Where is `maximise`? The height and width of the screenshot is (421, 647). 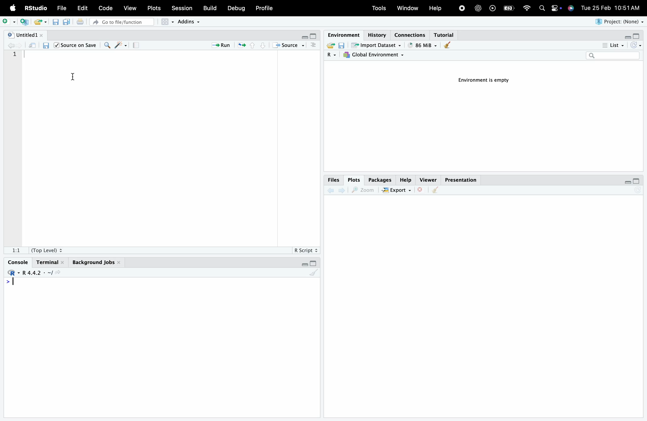 maximise is located at coordinates (314, 35).